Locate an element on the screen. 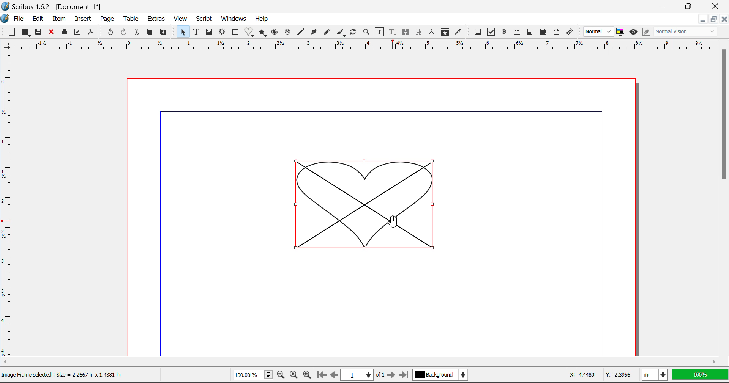 The height and width of the screenshot is (383, 729). Zoom is located at coordinates (367, 33).